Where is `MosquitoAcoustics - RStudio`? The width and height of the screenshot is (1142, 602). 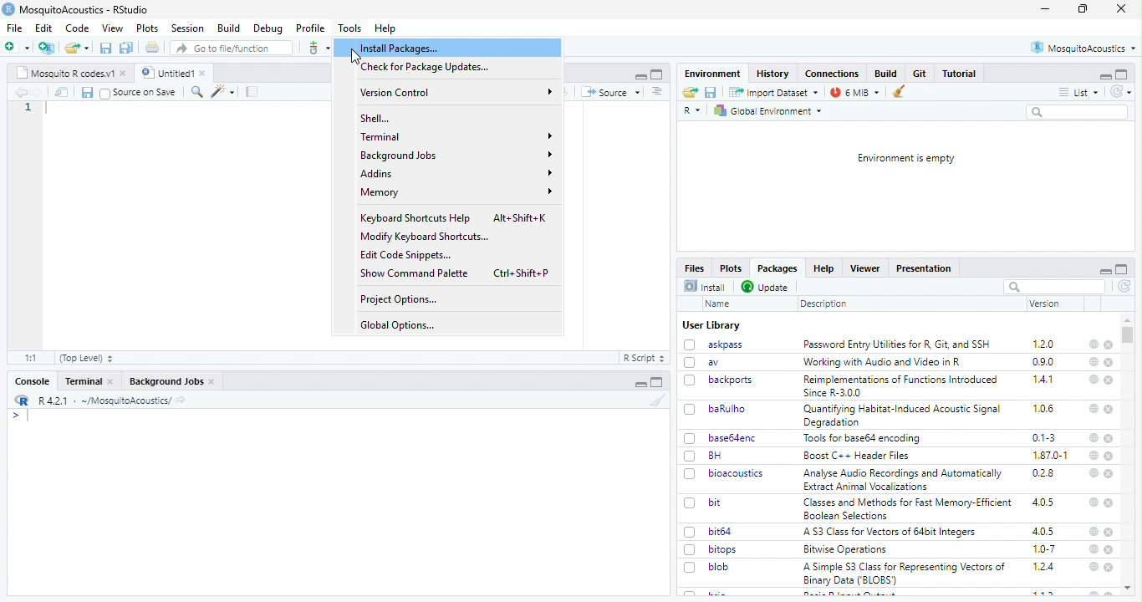 MosquitoAcoustics - RStudio is located at coordinates (84, 10).